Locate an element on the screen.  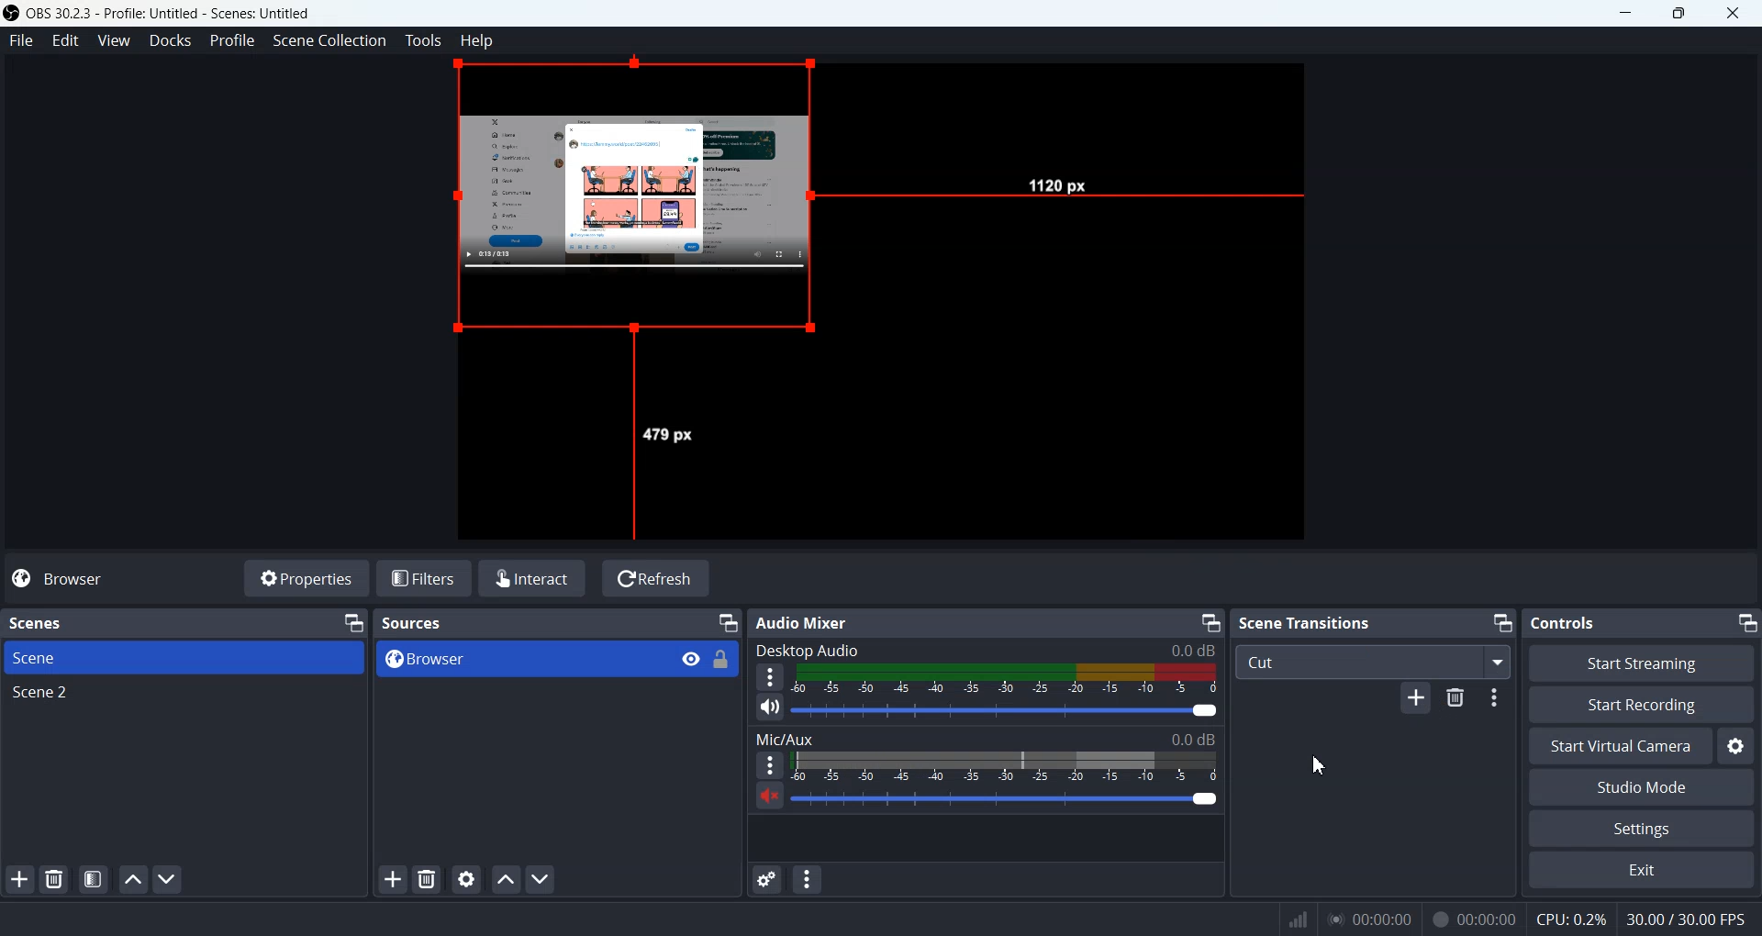
Delete selected scene is located at coordinates (53, 877).